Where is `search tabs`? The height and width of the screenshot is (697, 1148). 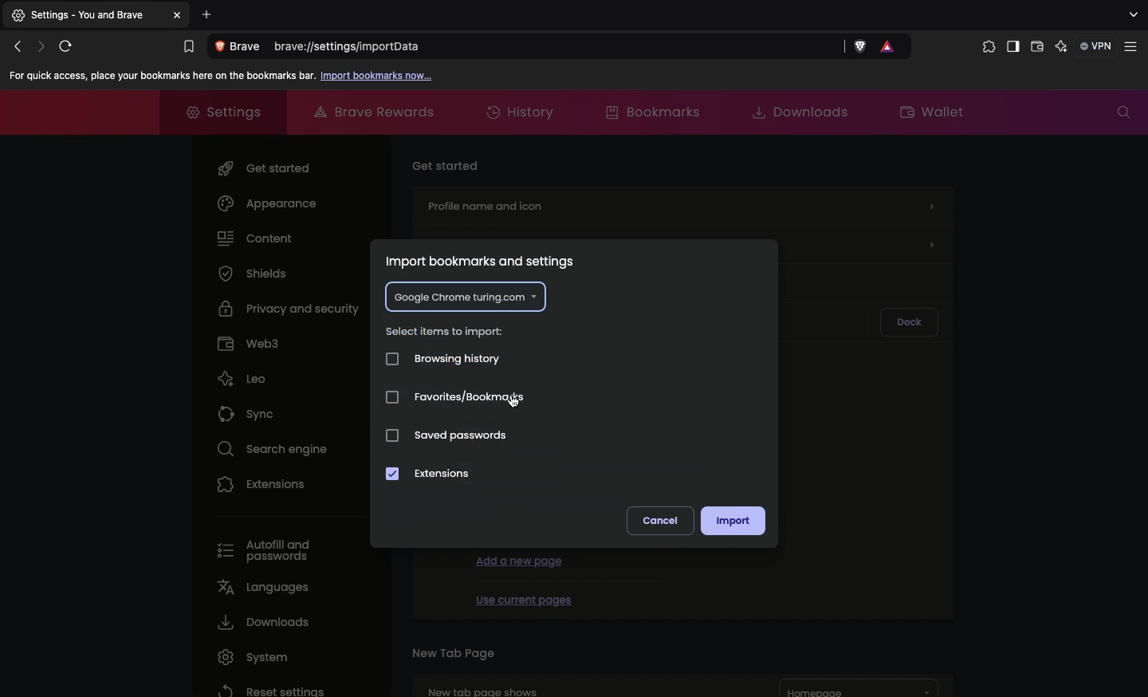
search tabs is located at coordinates (1132, 15).